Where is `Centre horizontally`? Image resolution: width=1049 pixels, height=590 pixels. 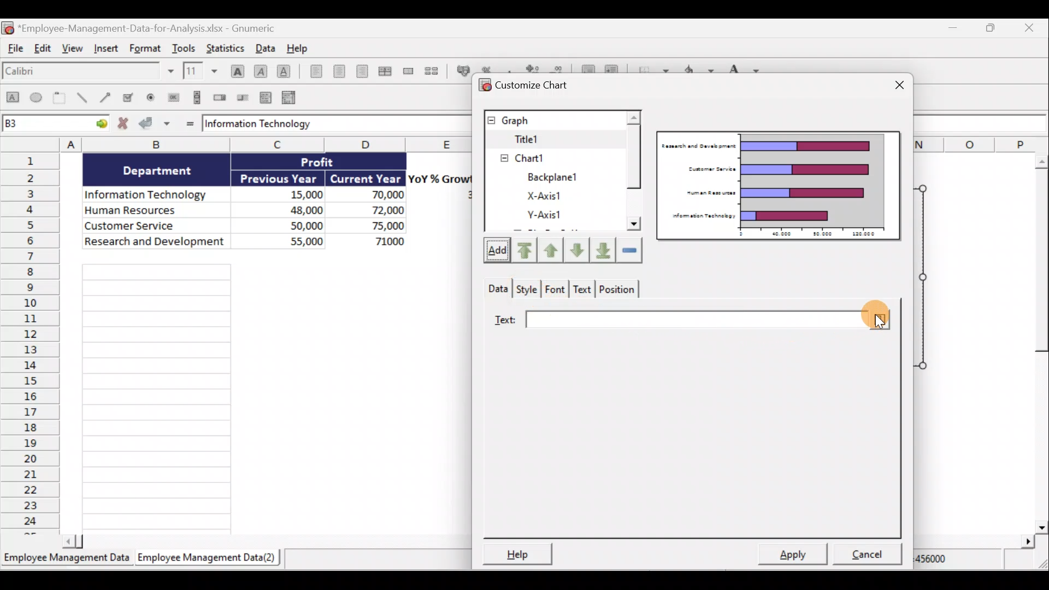
Centre horizontally is located at coordinates (337, 71).